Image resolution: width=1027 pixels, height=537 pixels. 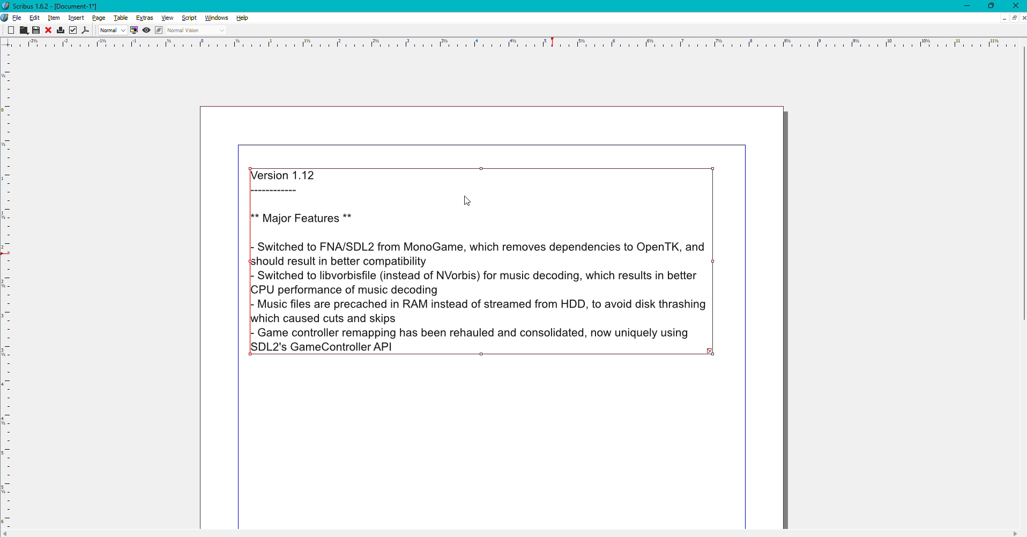 I want to click on Insert, so click(x=77, y=18).